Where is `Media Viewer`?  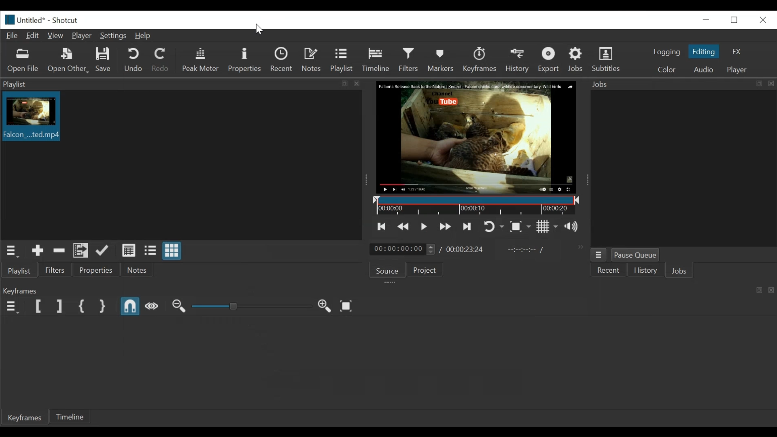 Media Viewer is located at coordinates (477, 137).